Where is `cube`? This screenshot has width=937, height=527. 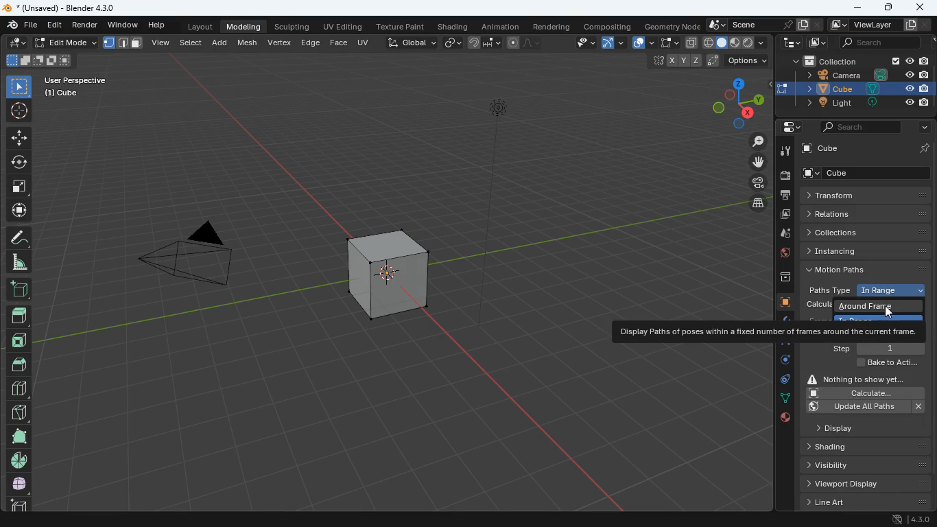
cube is located at coordinates (870, 173).